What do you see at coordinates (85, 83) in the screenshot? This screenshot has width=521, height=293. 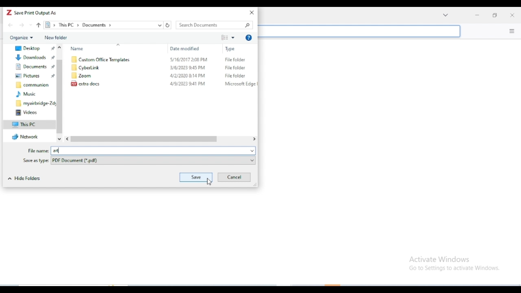 I see `extra docs document` at bounding box center [85, 83].